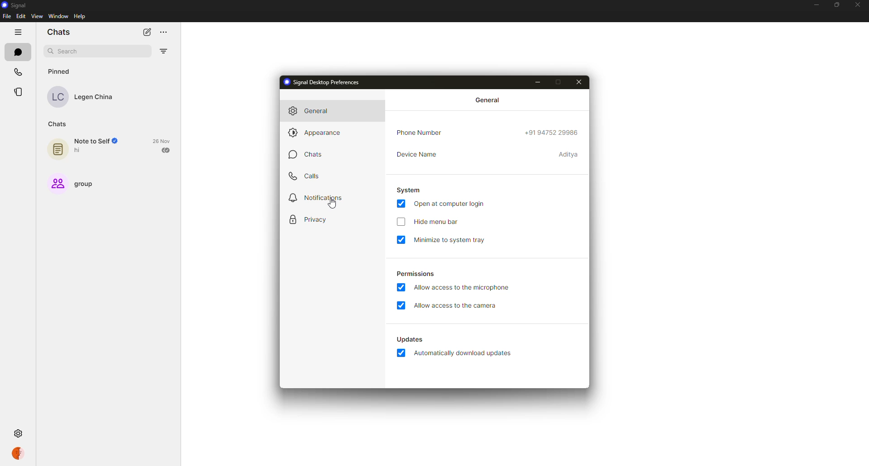 The width and height of the screenshot is (869, 466). Describe the element at coordinates (458, 305) in the screenshot. I see `allow access to camera` at that location.